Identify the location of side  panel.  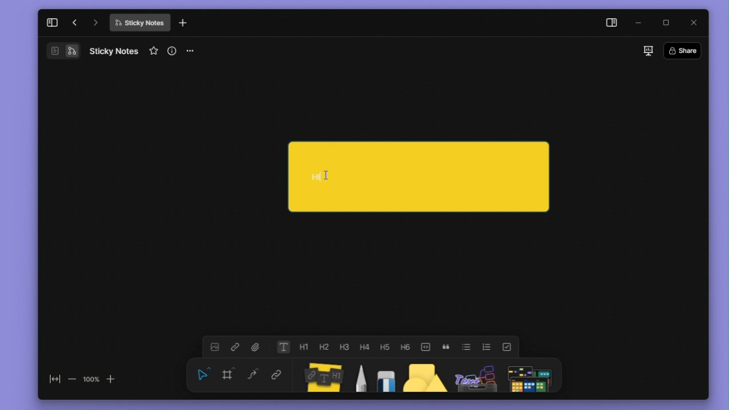
(609, 23).